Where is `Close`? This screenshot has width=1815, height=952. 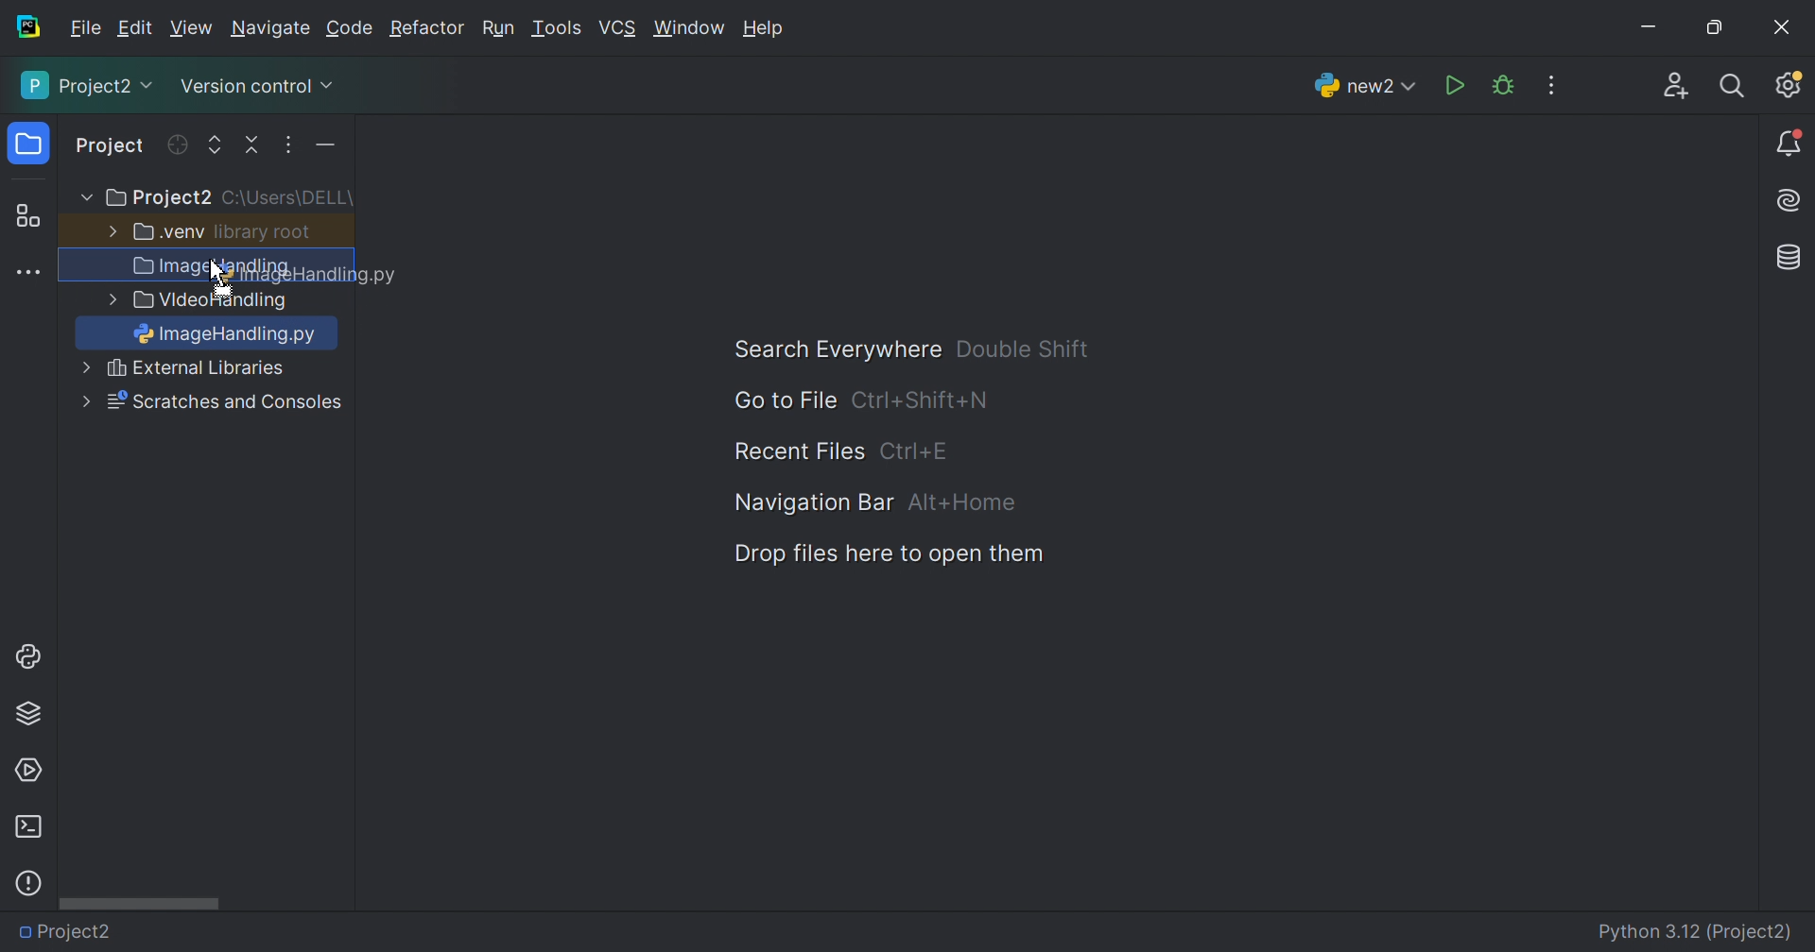
Close is located at coordinates (1782, 27).